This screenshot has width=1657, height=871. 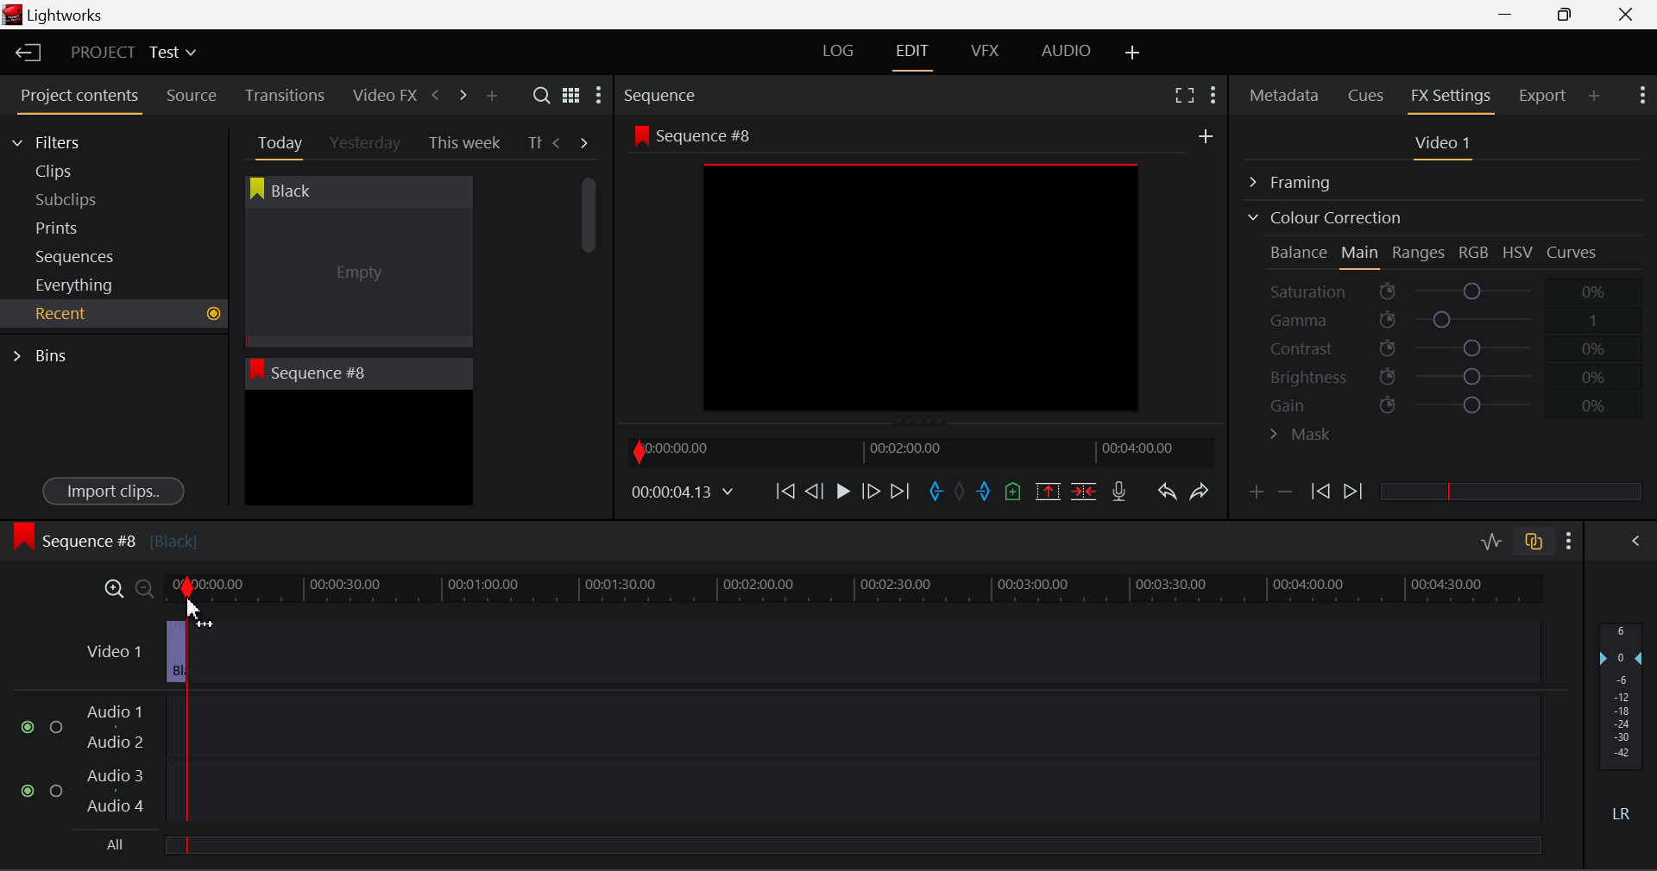 What do you see at coordinates (1570, 541) in the screenshot?
I see `Show Settings` at bounding box center [1570, 541].